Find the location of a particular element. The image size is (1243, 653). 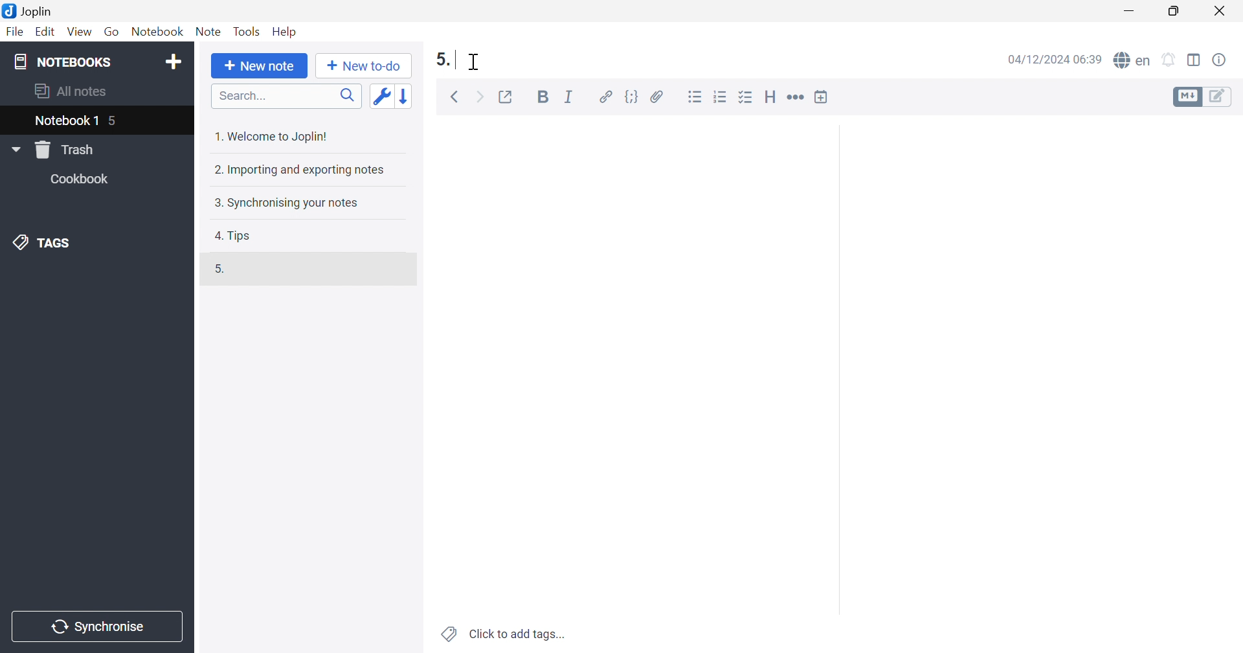

5. is located at coordinates (221, 273).